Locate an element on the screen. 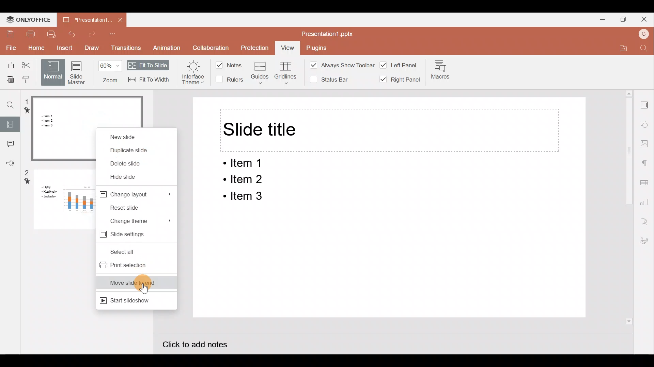 This screenshot has width=654, height=367. Cut is located at coordinates (27, 65).